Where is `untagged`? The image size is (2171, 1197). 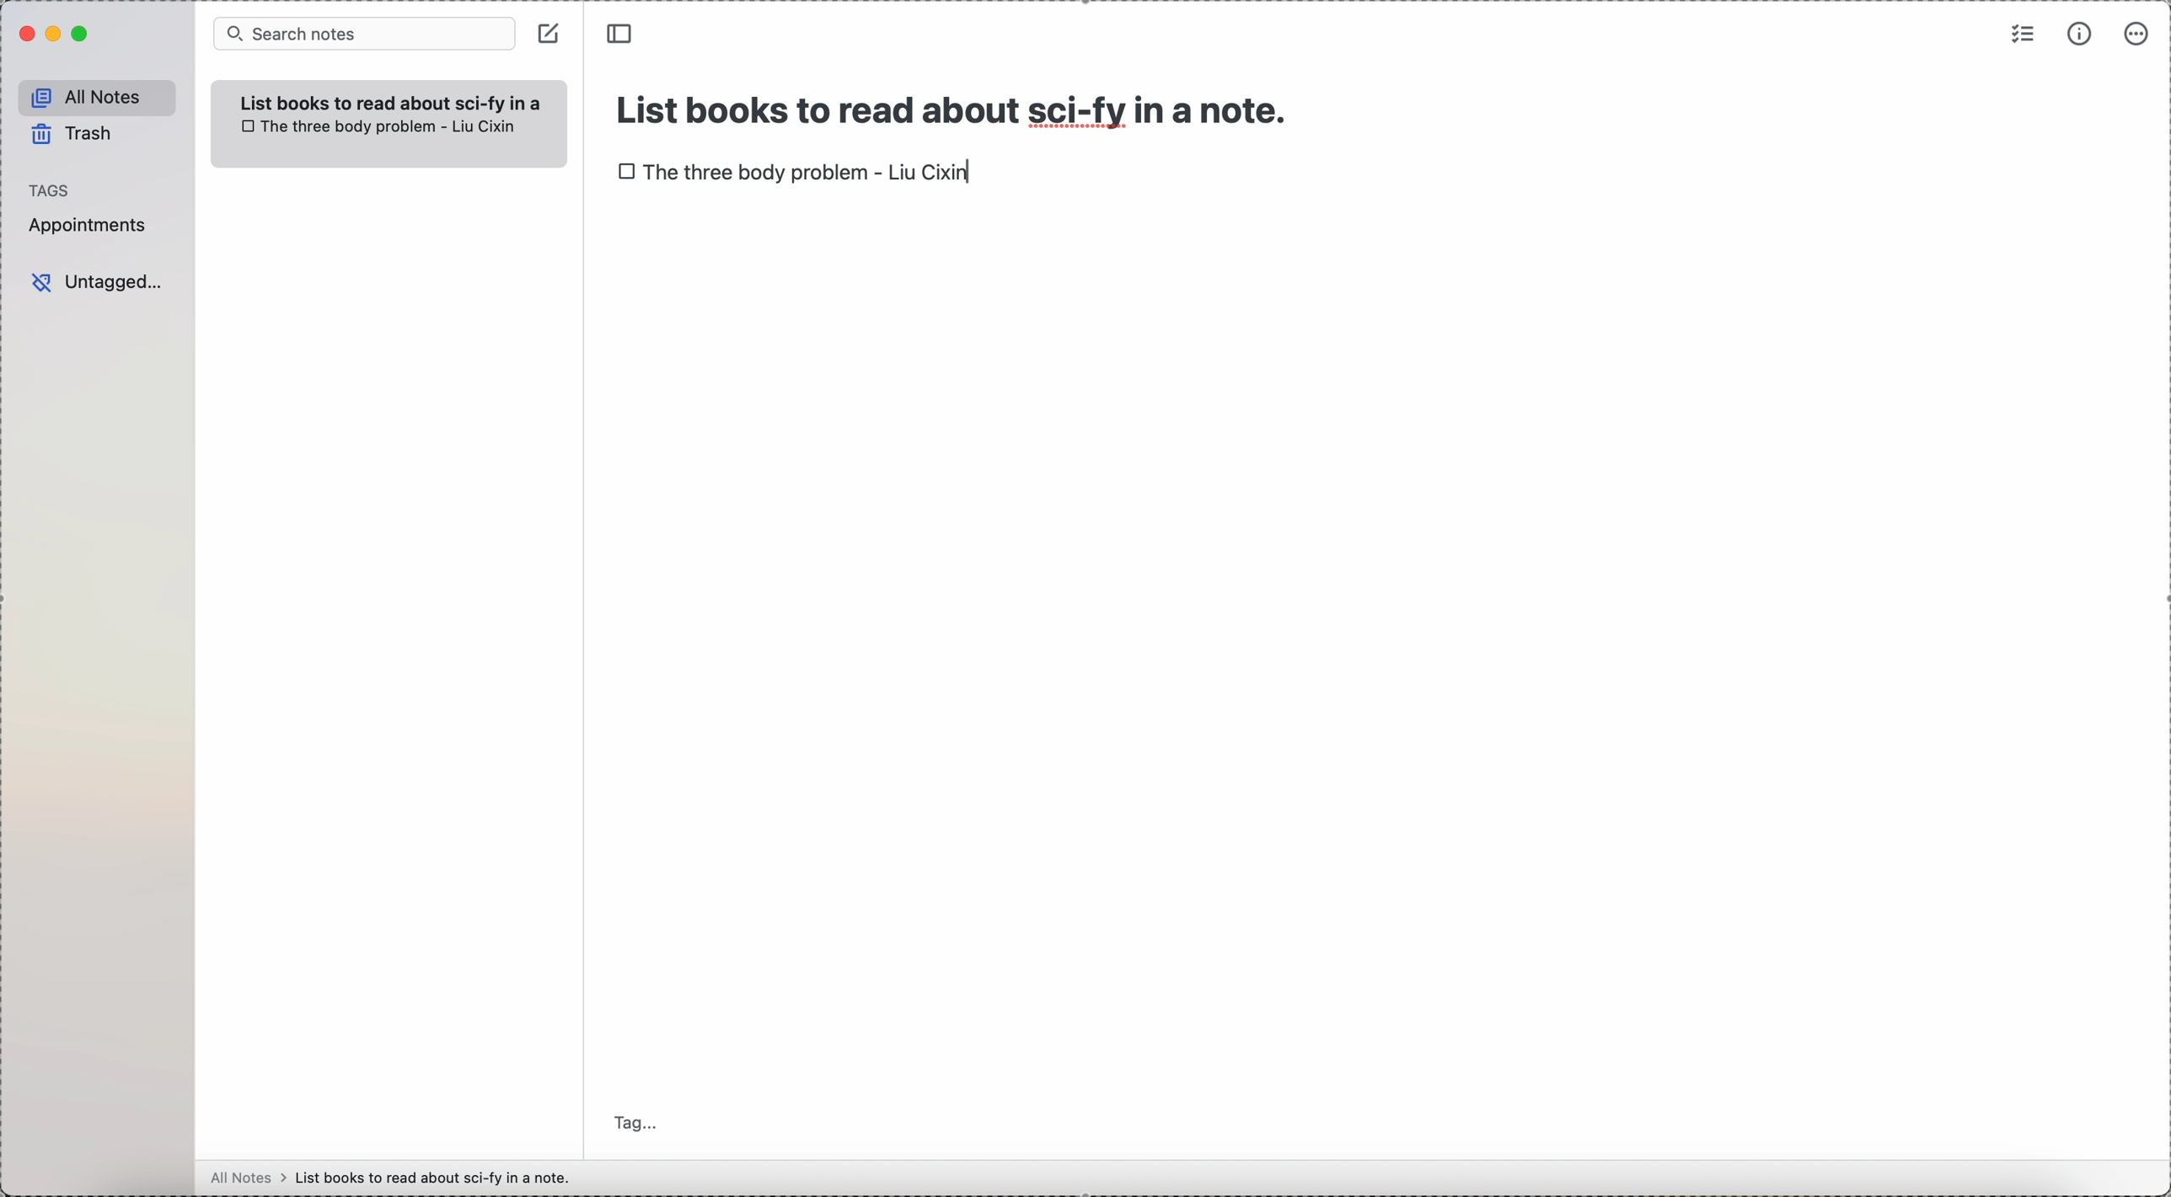 untagged is located at coordinates (98, 282).